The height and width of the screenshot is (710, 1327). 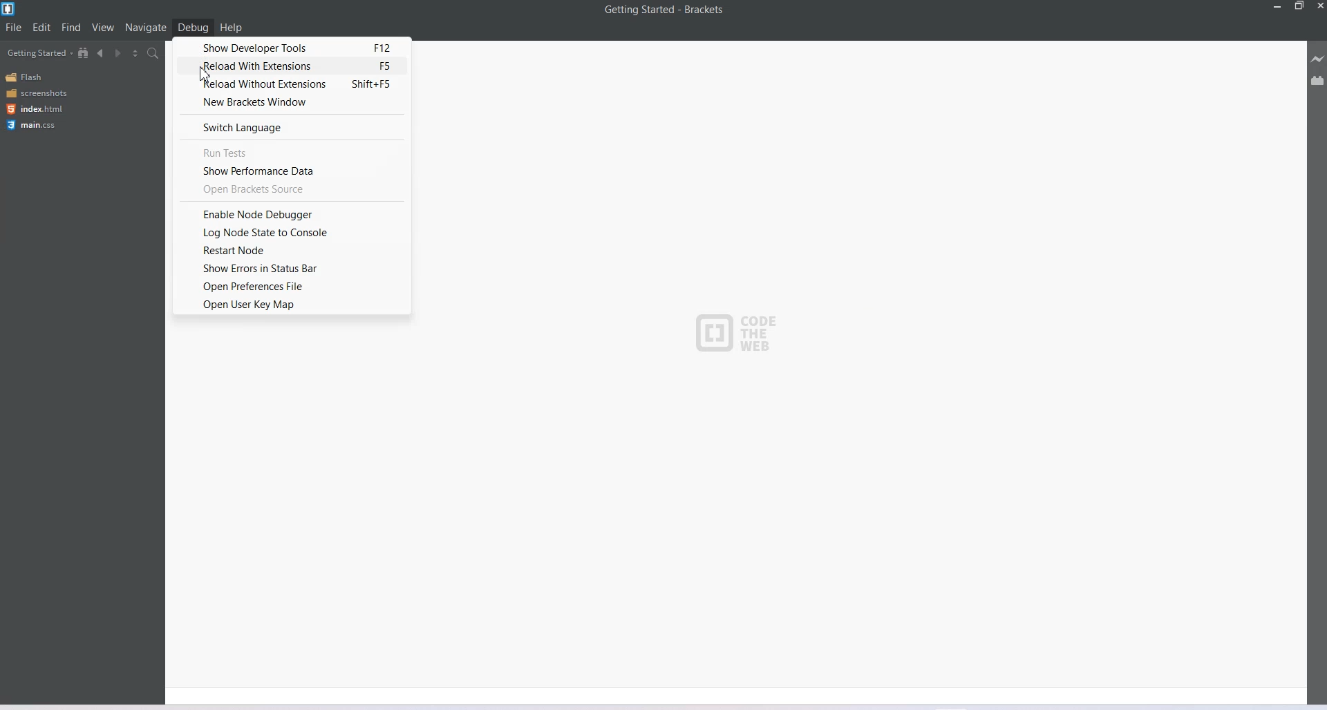 I want to click on Close, so click(x=1319, y=6).